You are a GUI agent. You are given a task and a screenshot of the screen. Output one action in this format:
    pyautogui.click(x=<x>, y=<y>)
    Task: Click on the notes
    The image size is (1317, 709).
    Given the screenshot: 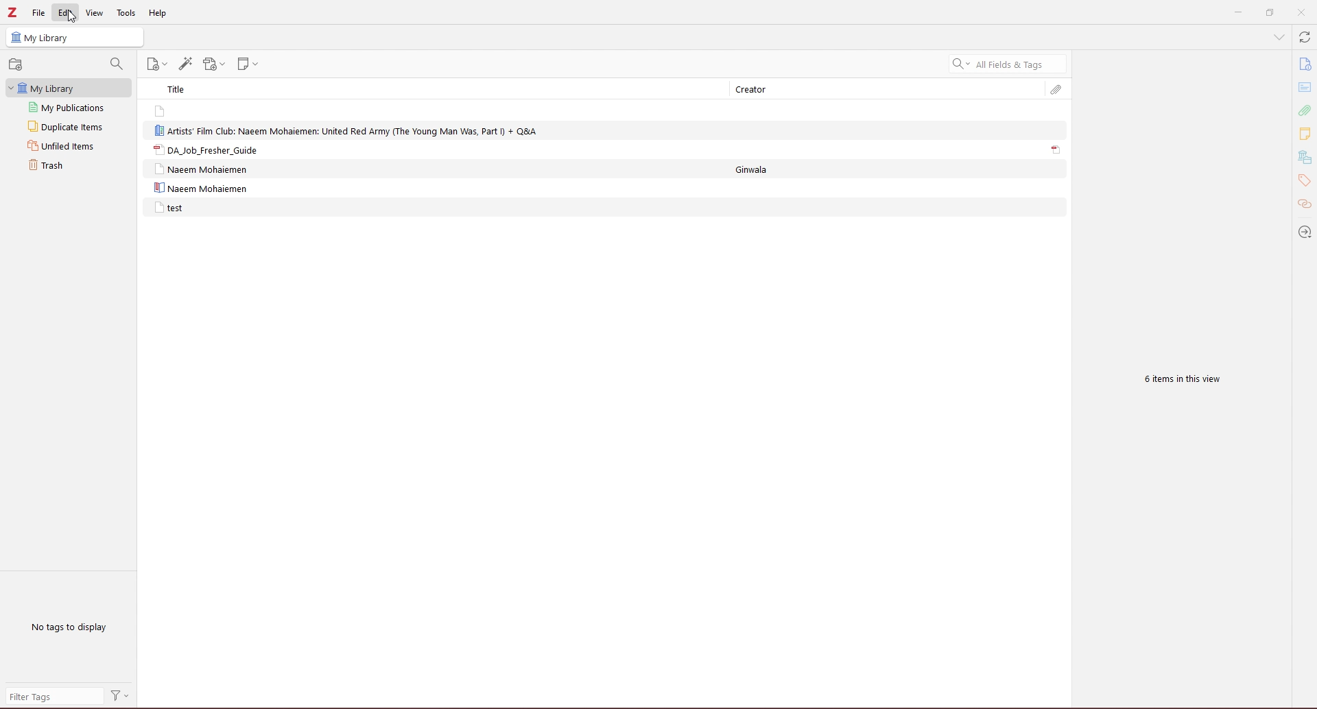 What is the action you would take?
    pyautogui.click(x=1305, y=133)
    